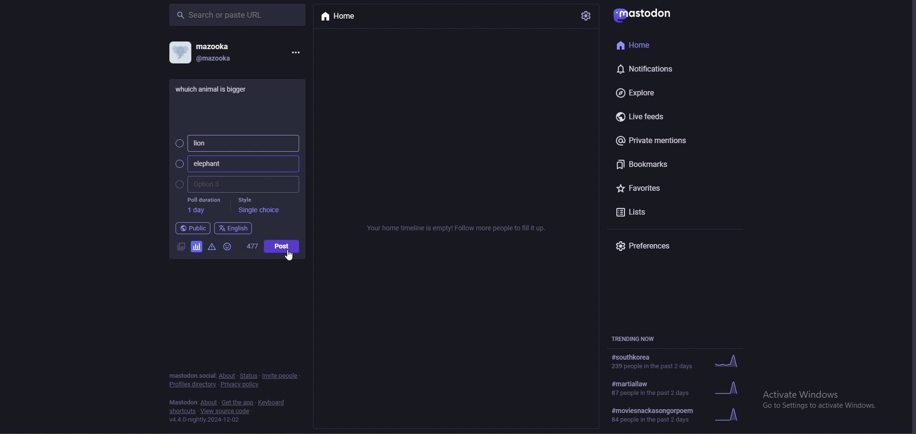 Image resolution: width=916 pixels, height=434 pixels. What do you see at coordinates (679, 361) in the screenshot?
I see `trend` at bounding box center [679, 361].